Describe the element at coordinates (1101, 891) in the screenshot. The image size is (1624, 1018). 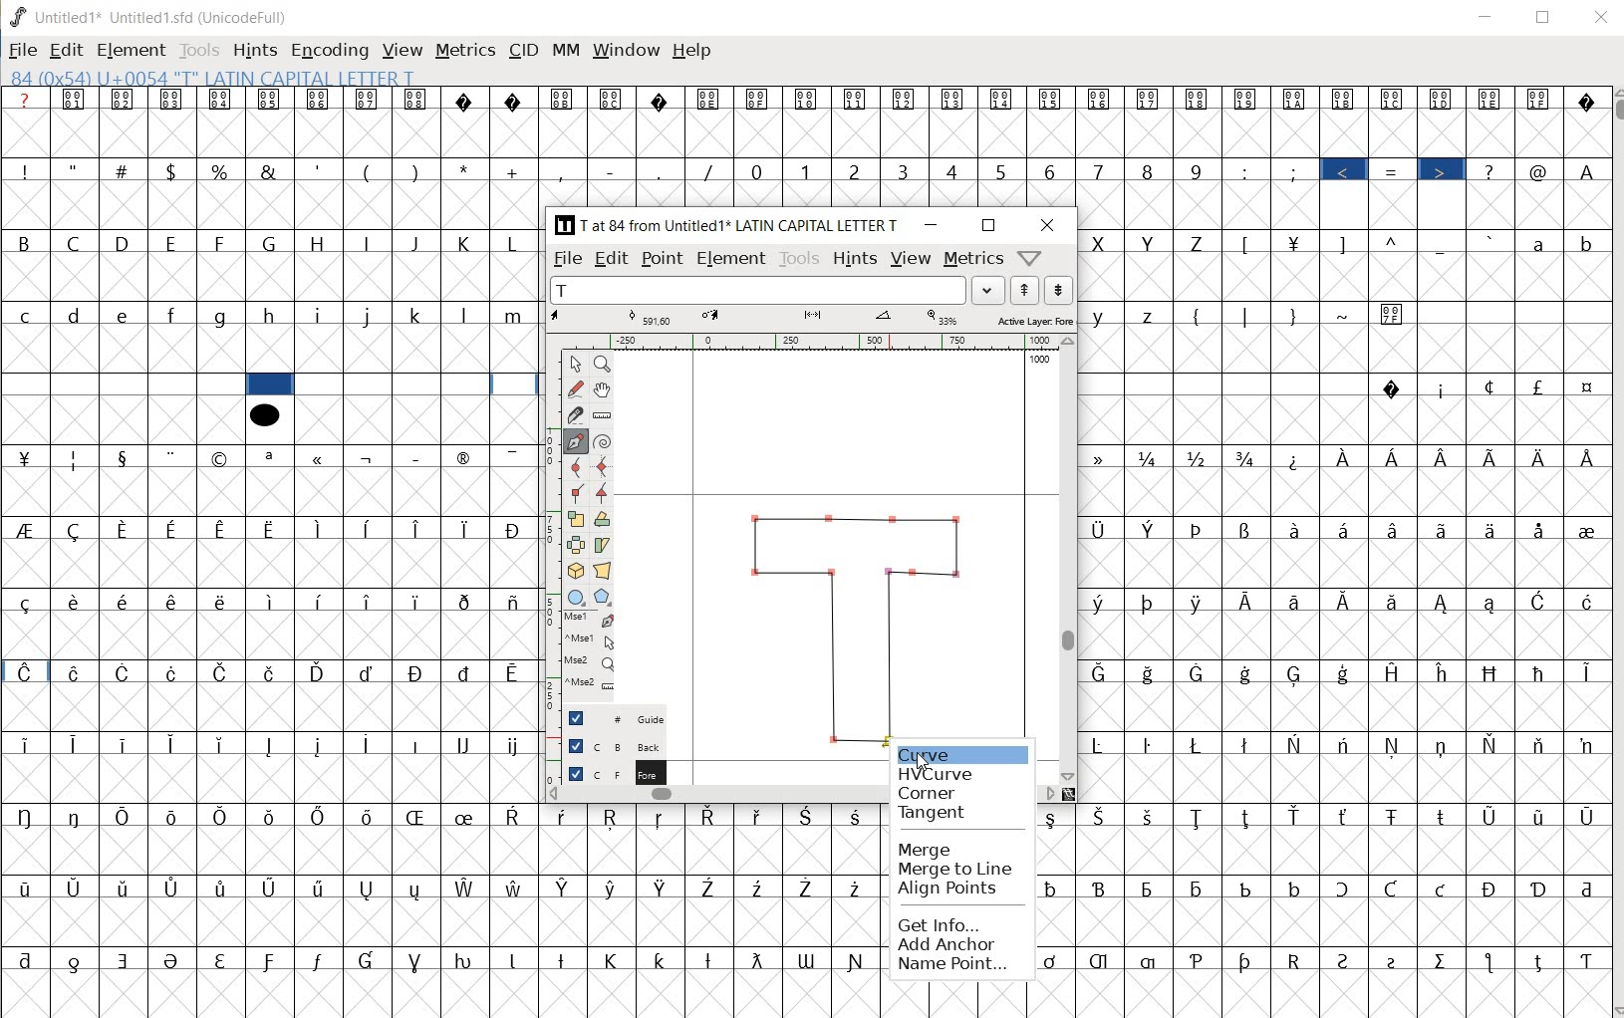
I see `Symbol` at that location.